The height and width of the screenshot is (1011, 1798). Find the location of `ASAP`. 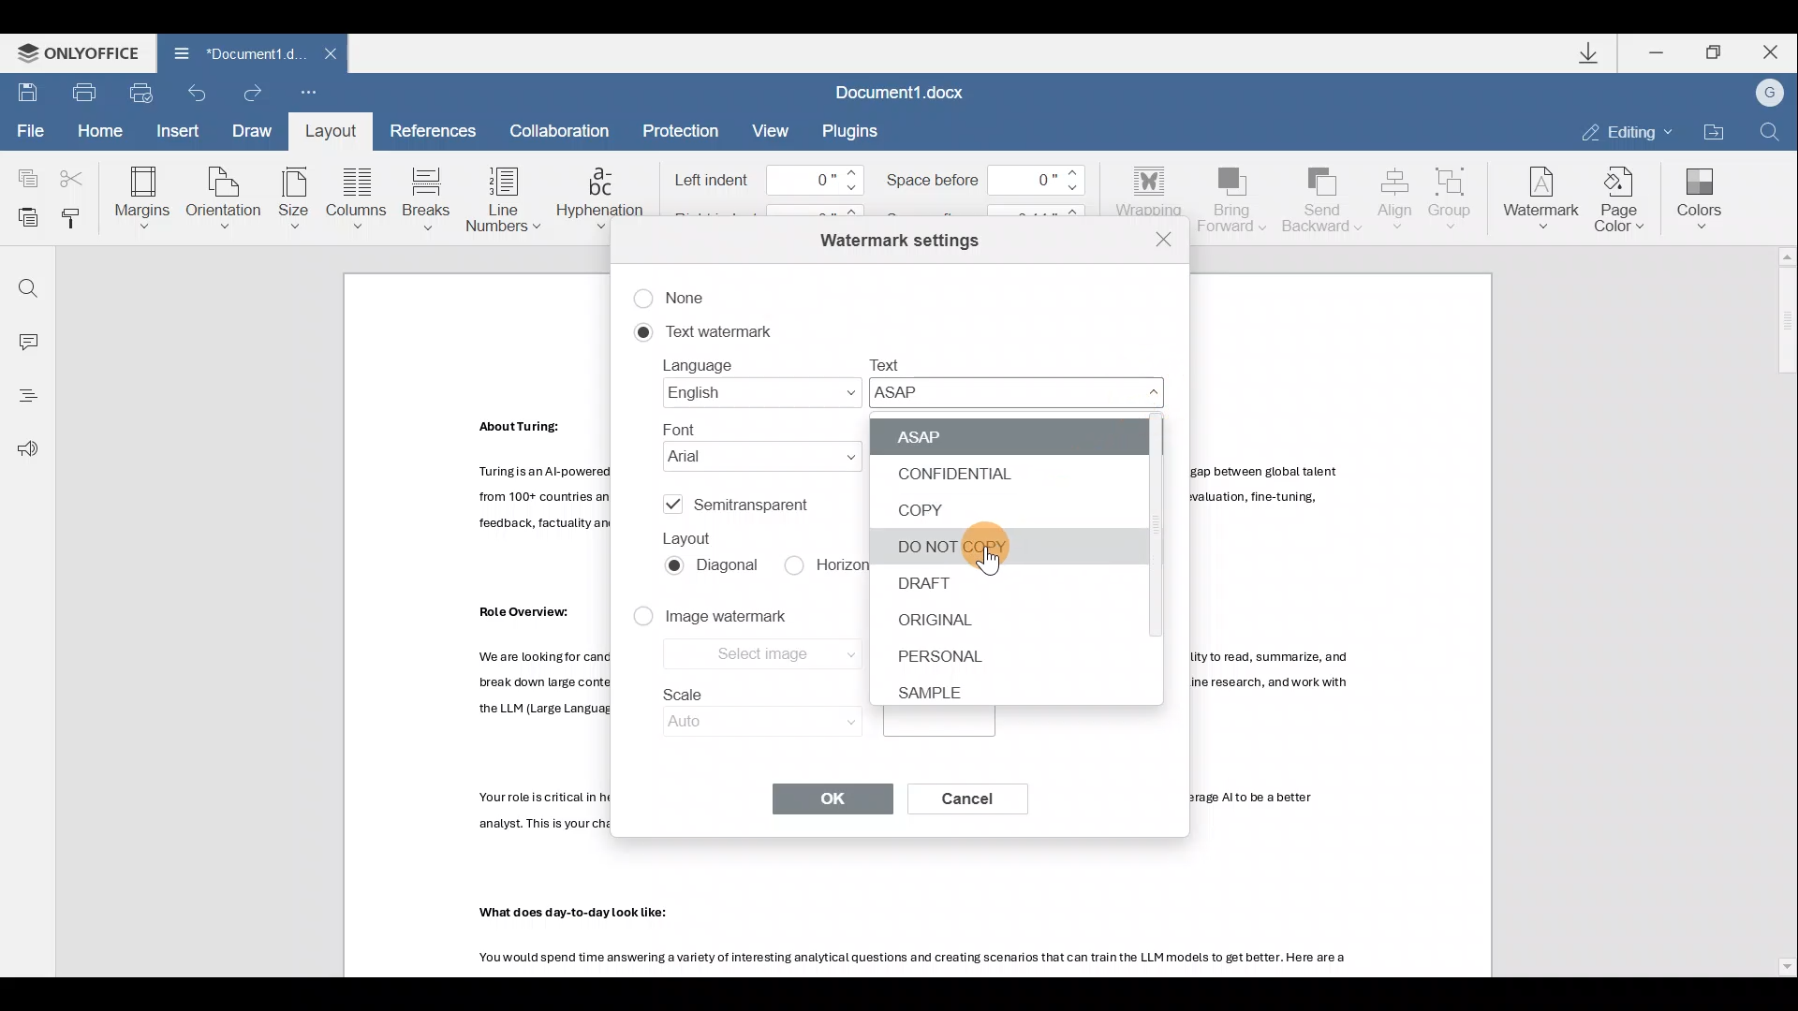

ASAP is located at coordinates (1008, 432).